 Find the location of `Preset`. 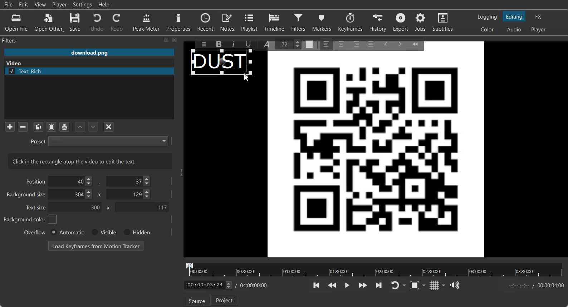

Preset is located at coordinates (99, 141).